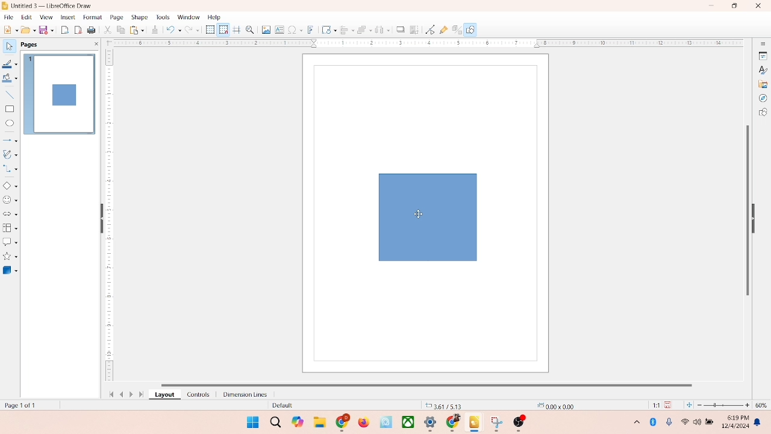  What do you see at coordinates (249, 29) in the screenshot?
I see `zoom and pan` at bounding box center [249, 29].